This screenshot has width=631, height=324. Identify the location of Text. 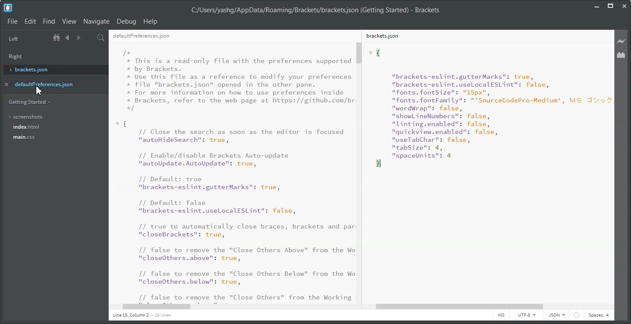
(315, 11).